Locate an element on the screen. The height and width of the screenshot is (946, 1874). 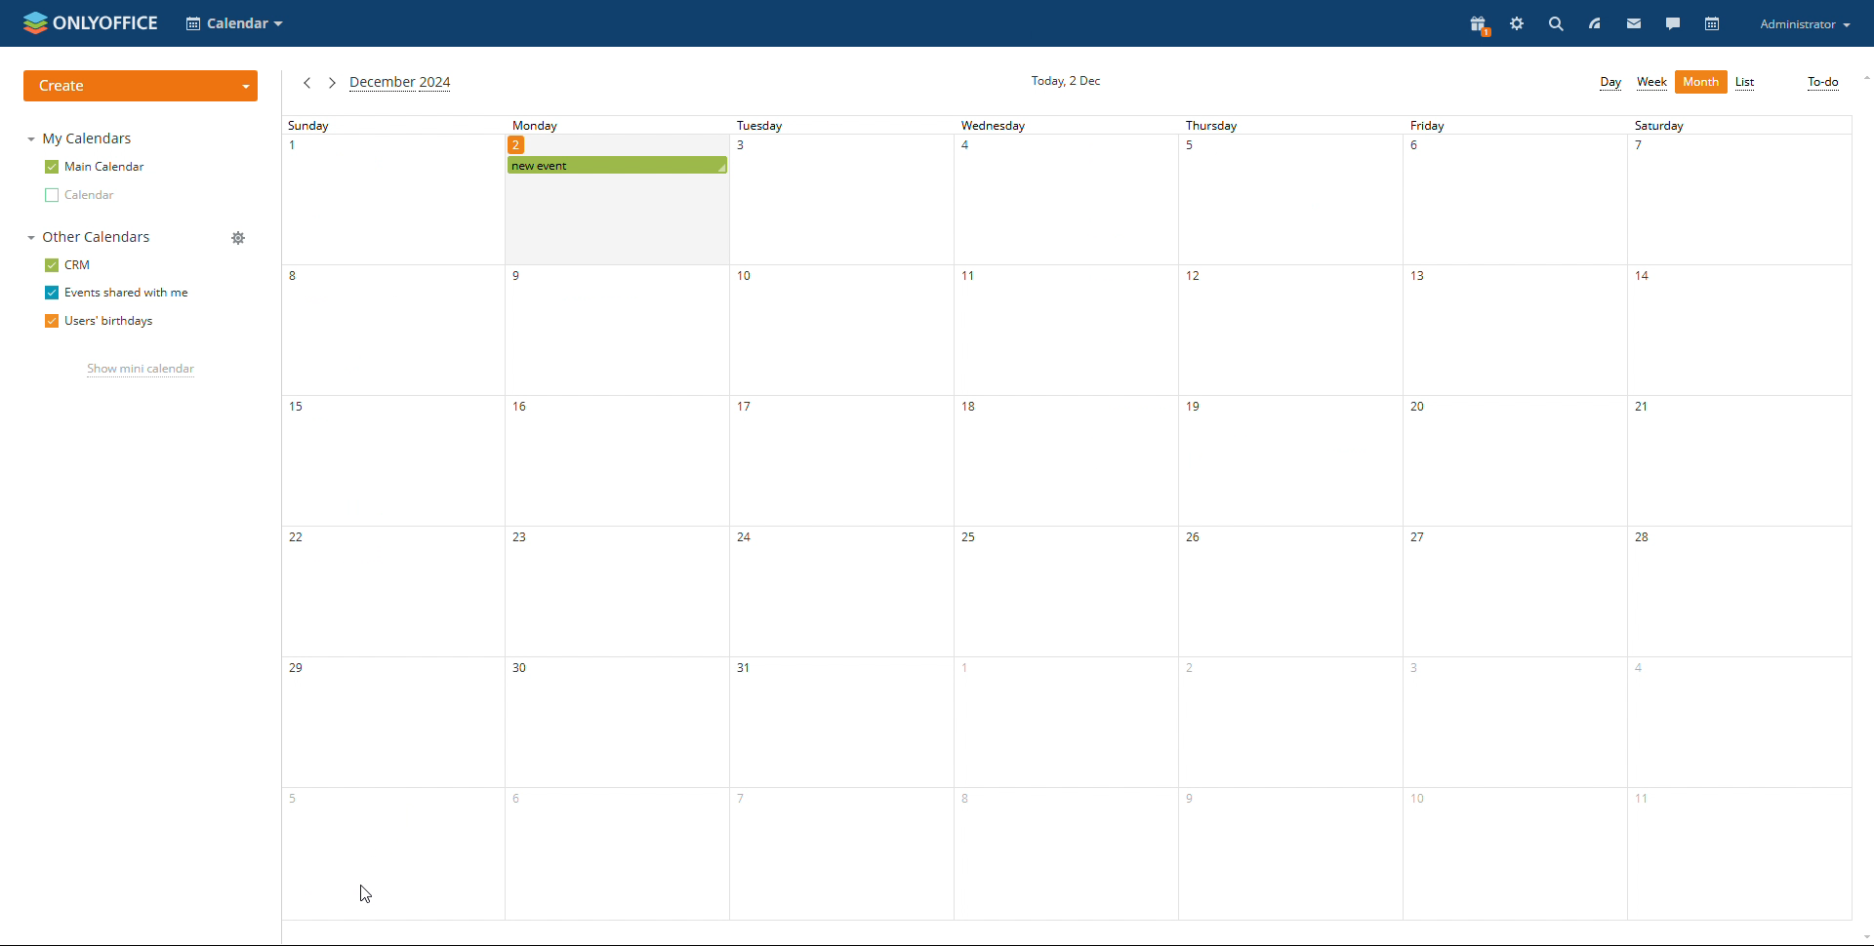
previous month is located at coordinates (306, 83).